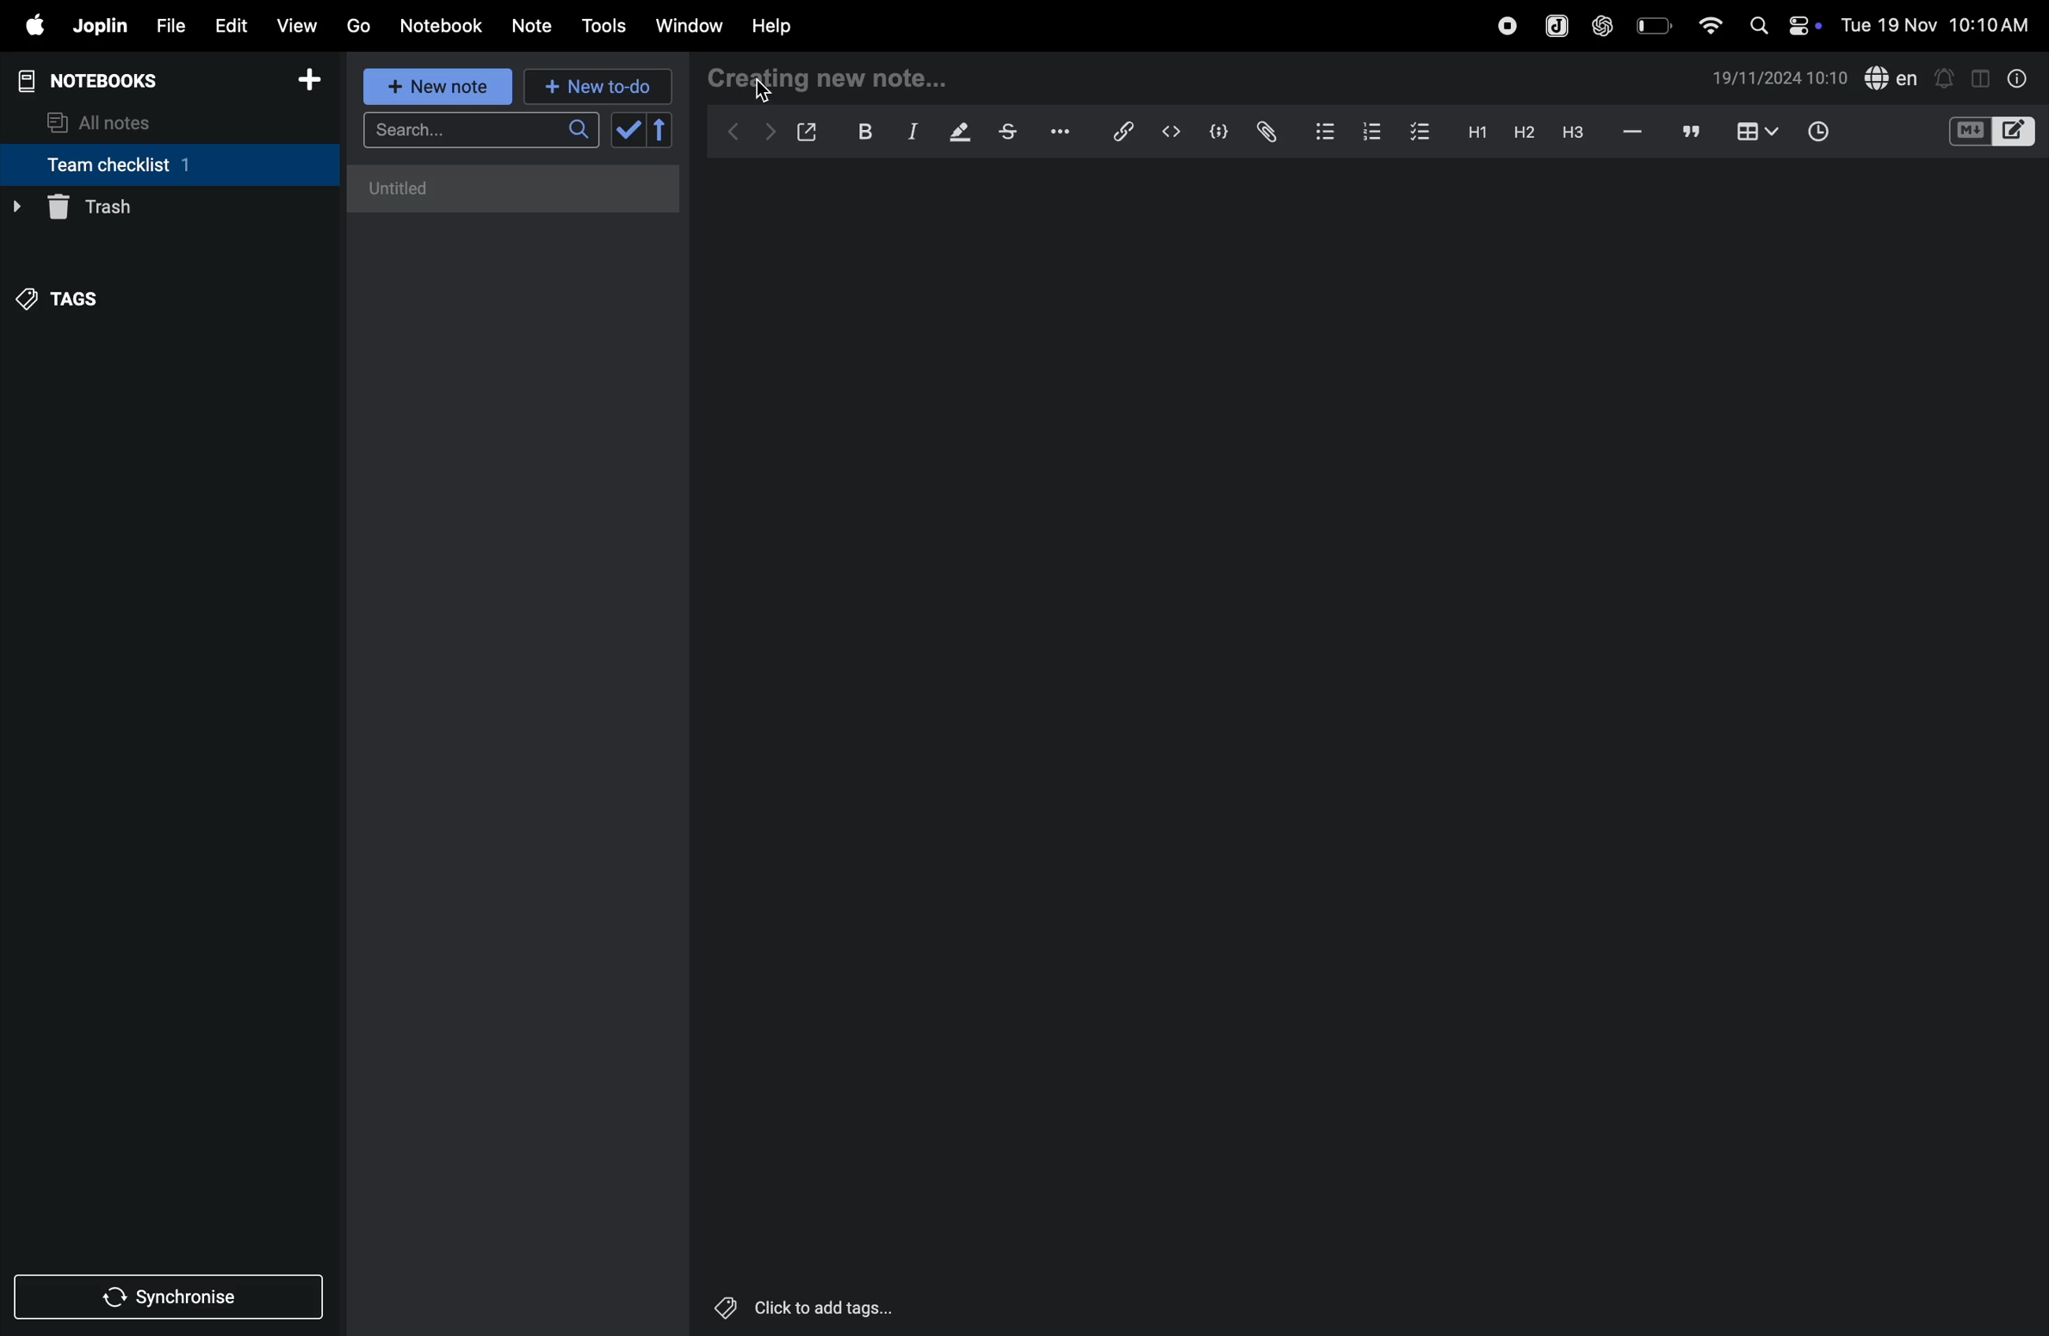 This screenshot has width=2049, height=1336. Describe the element at coordinates (1218, 130) in the screenshot. I see `code block` at that location.